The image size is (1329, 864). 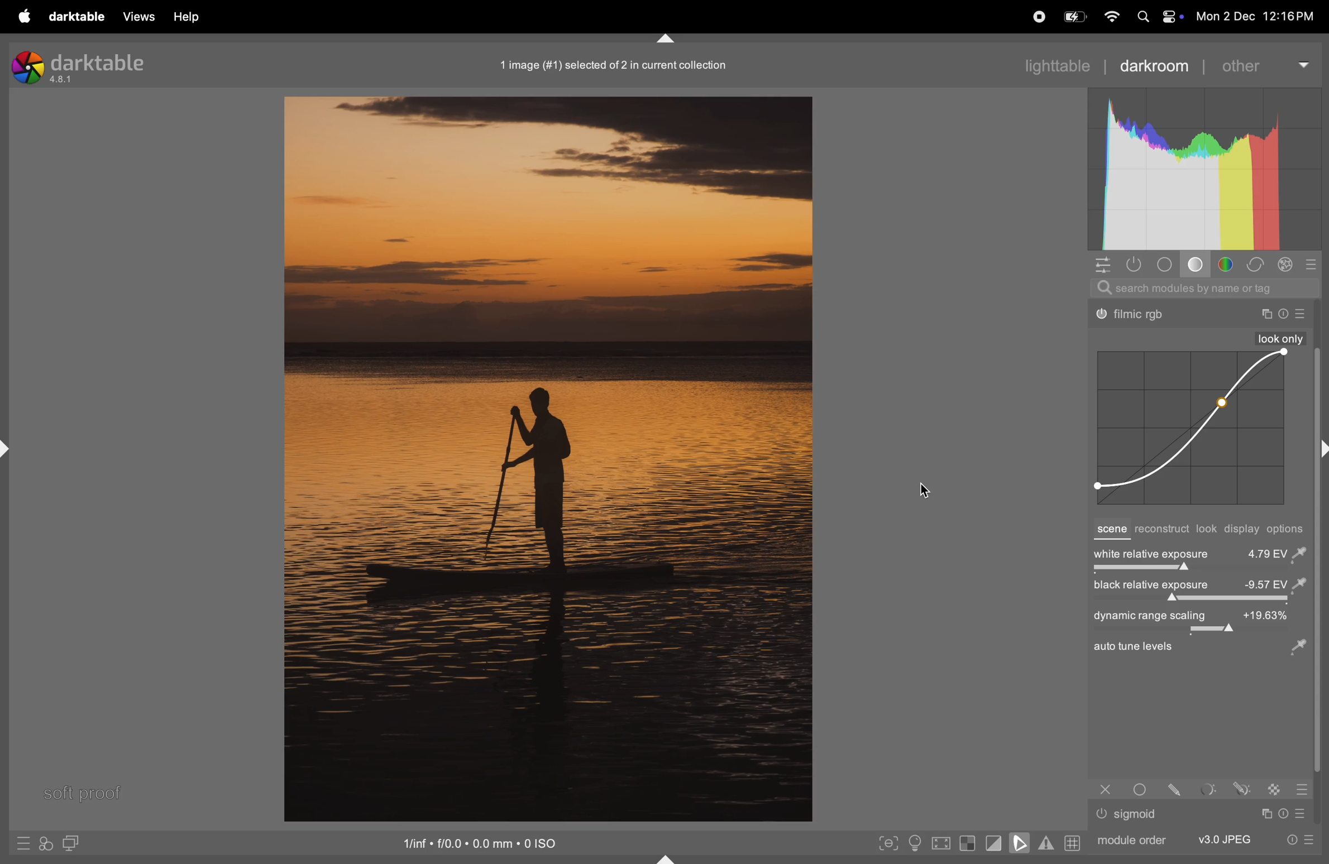 I want to click on , so click(x=1242, y=788).